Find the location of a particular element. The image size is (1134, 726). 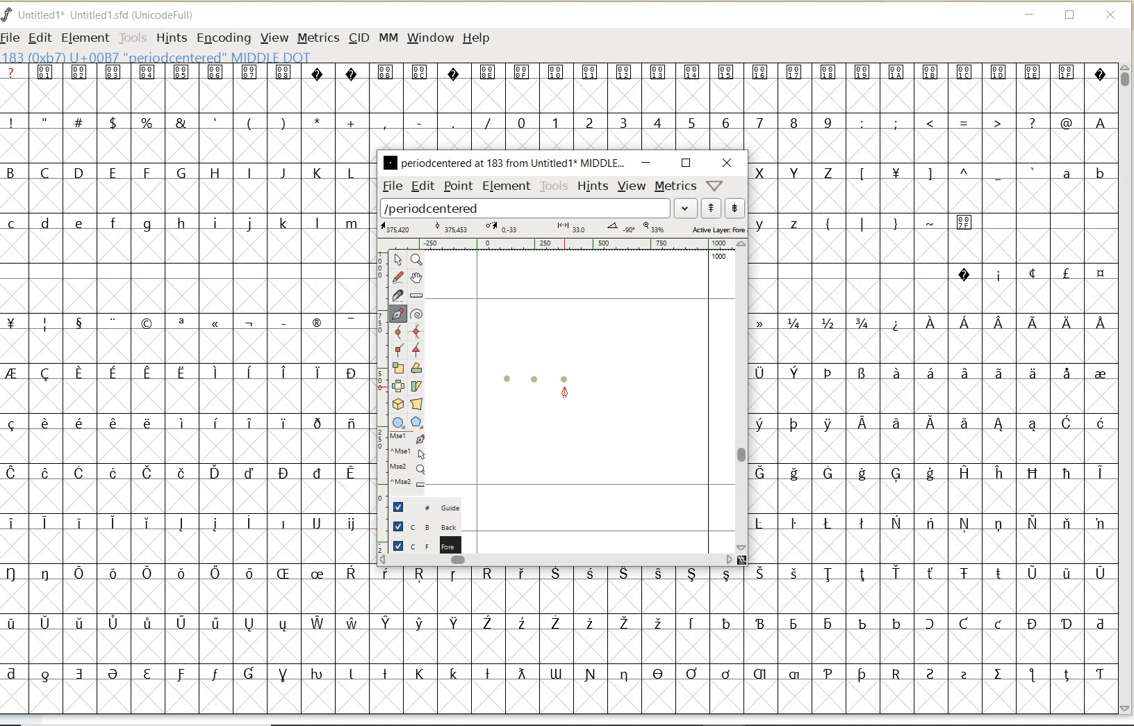

point is located at coordinates (458, 187).